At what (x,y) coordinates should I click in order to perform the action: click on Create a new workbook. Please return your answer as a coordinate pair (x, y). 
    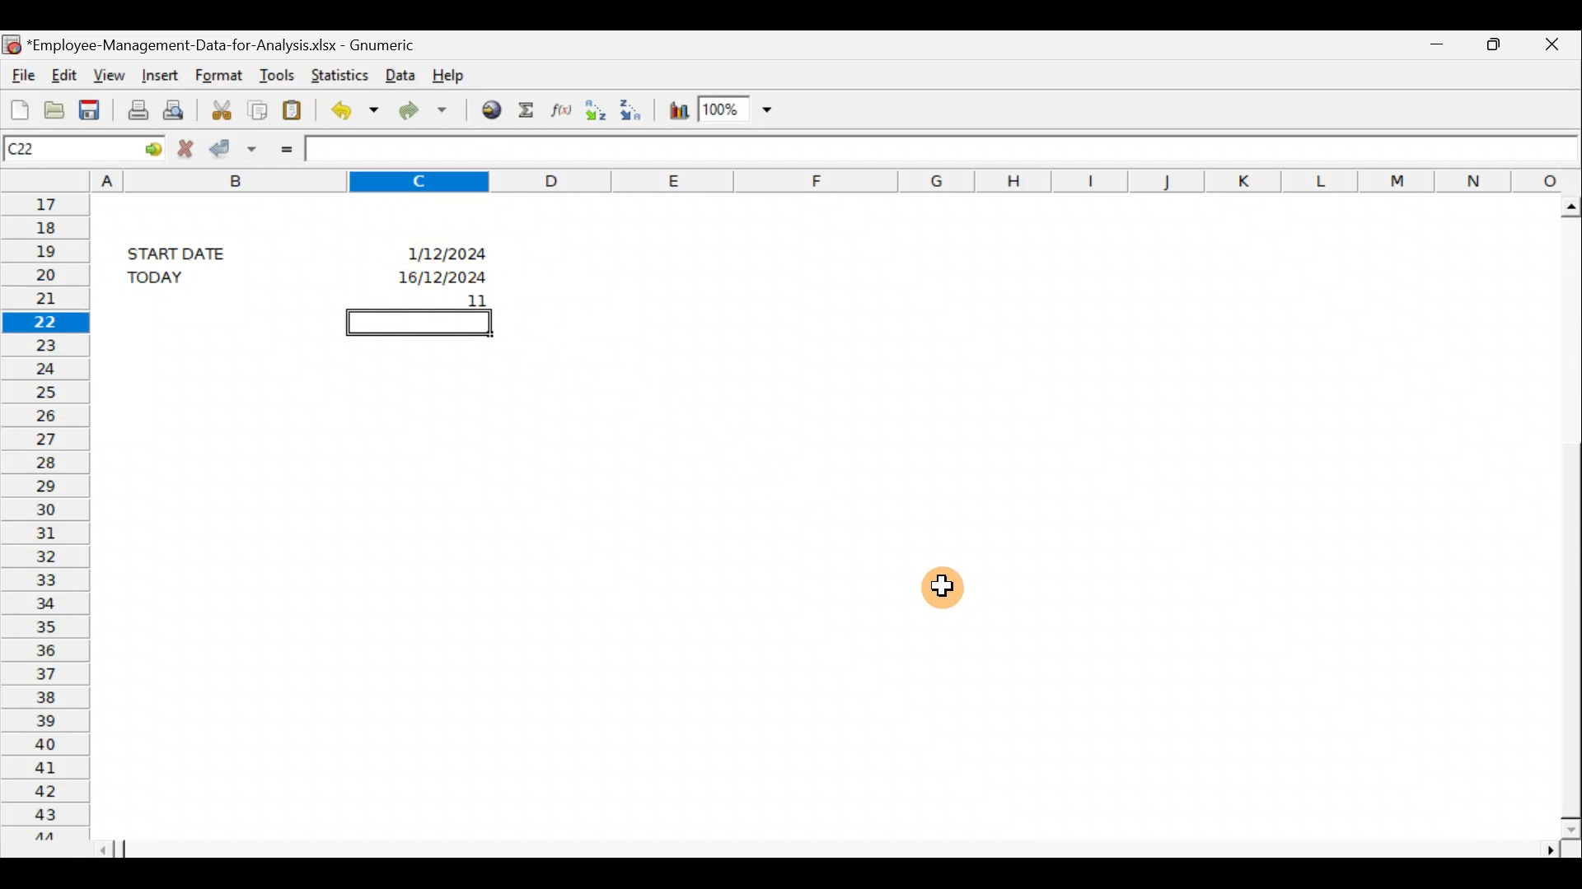
    Looking at the image, I should click on (16, 105).